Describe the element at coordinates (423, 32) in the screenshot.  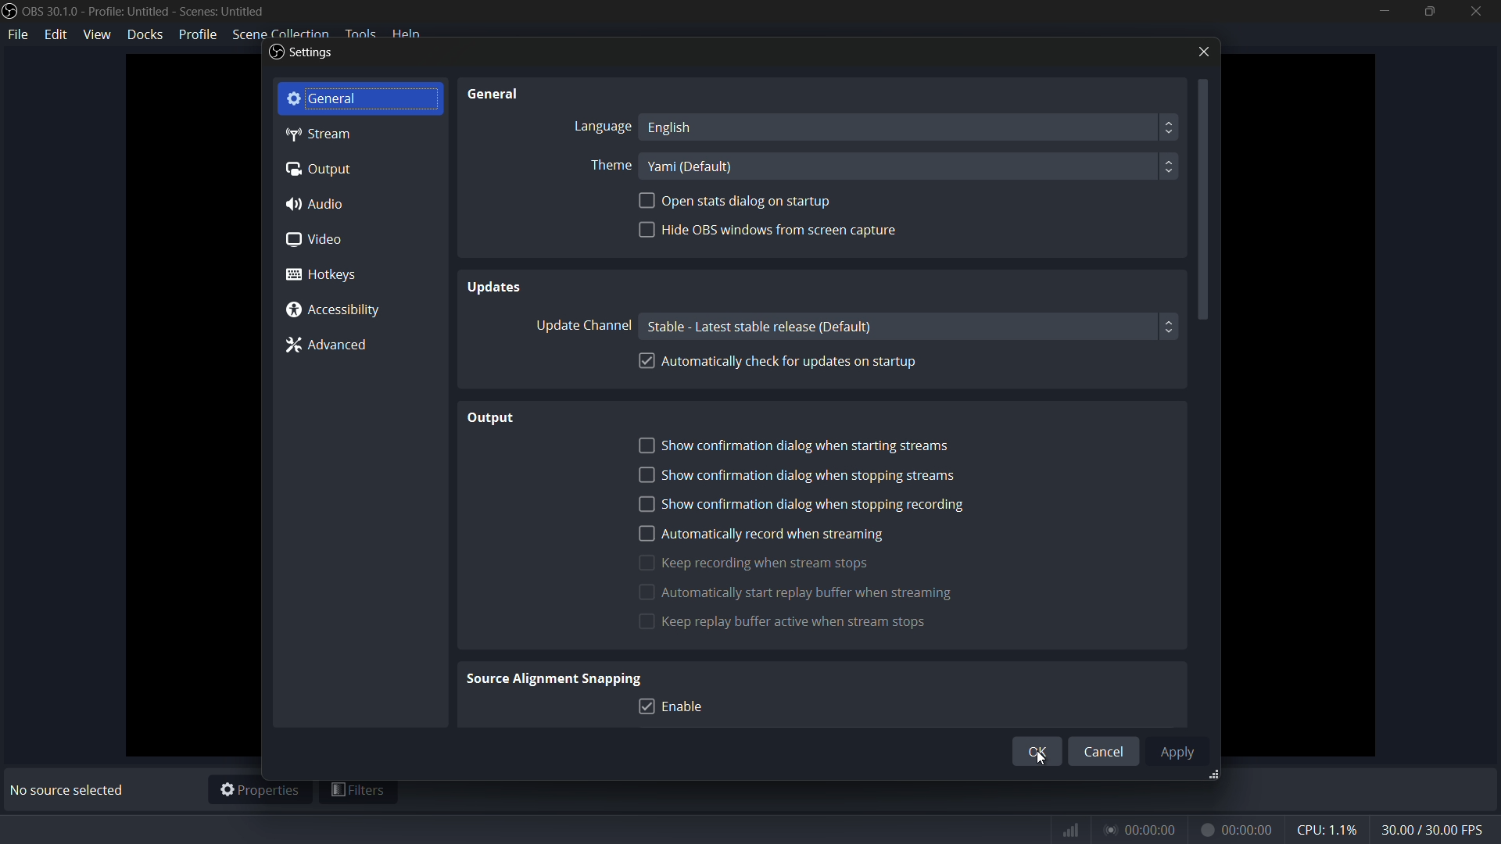
I see `help` at that location.